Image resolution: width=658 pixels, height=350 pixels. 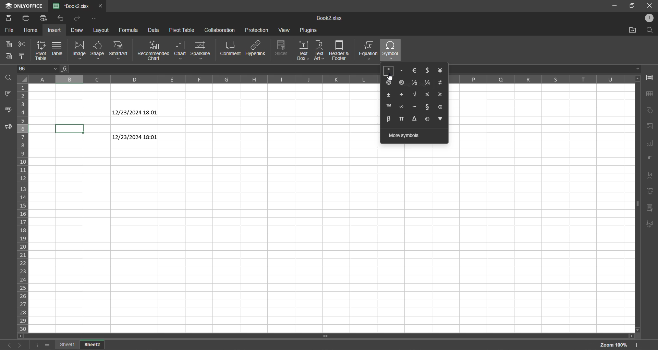 What do you see at coordinates (590, 344) in the screenshot?
I see `zoom in` at bounding box center [590, 344].